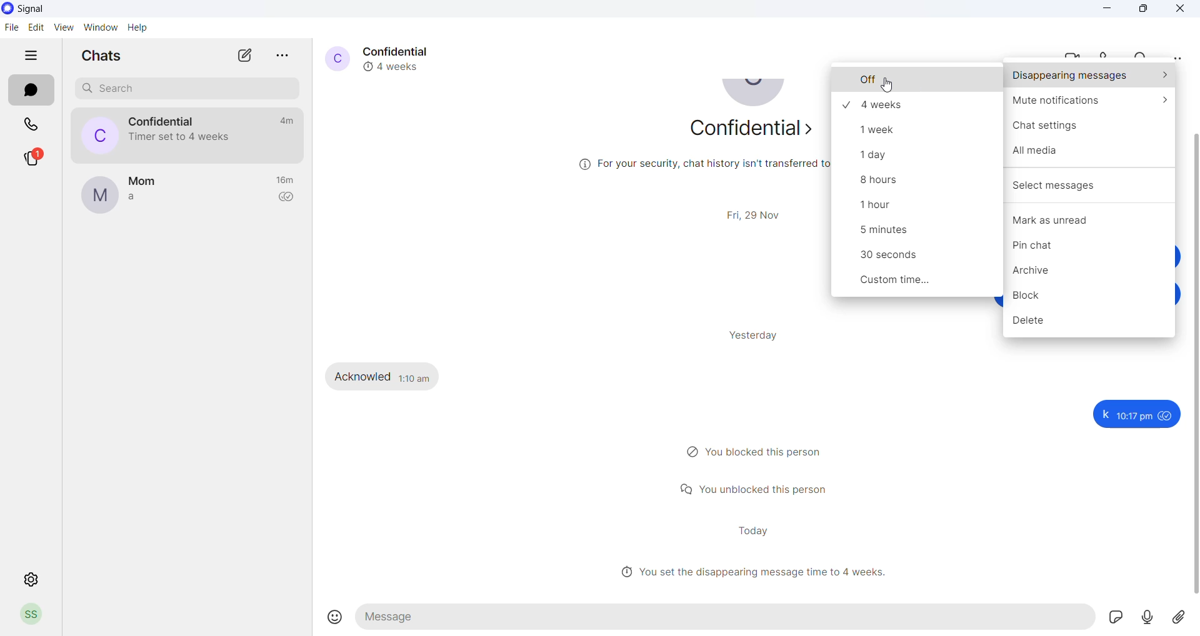 The image size is (1200, 636). Describe the element at coordinates (32, 10) in the screenshot. I see `application name and logo` at that location.